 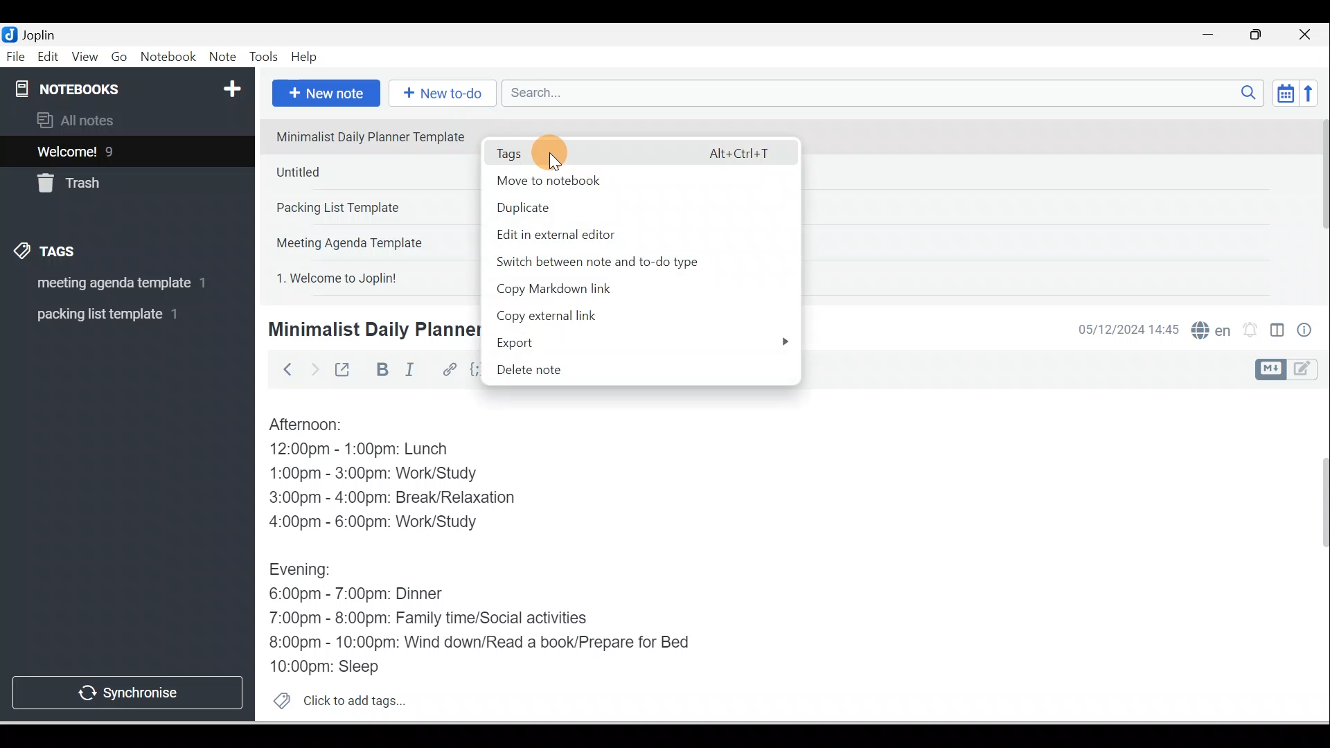 What do you see at coordinates (1208, 328) in the screenshot?
I see `Spelling` at bounding box center [1208, 328].